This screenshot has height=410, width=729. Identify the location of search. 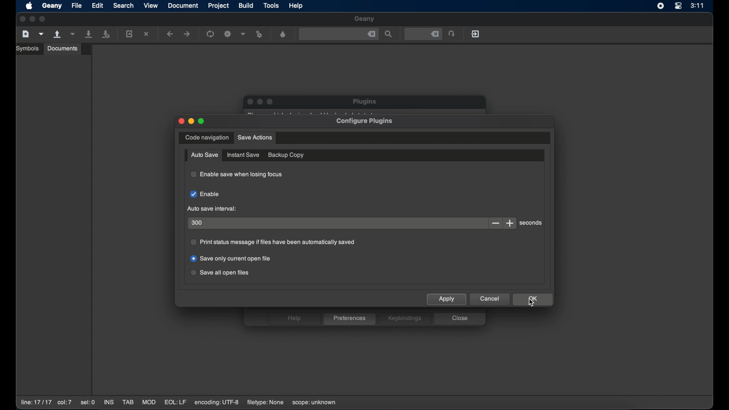
(123, 5).